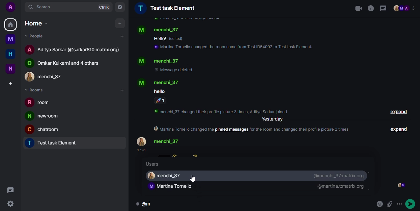  I want to click on search, so click(46, 6).